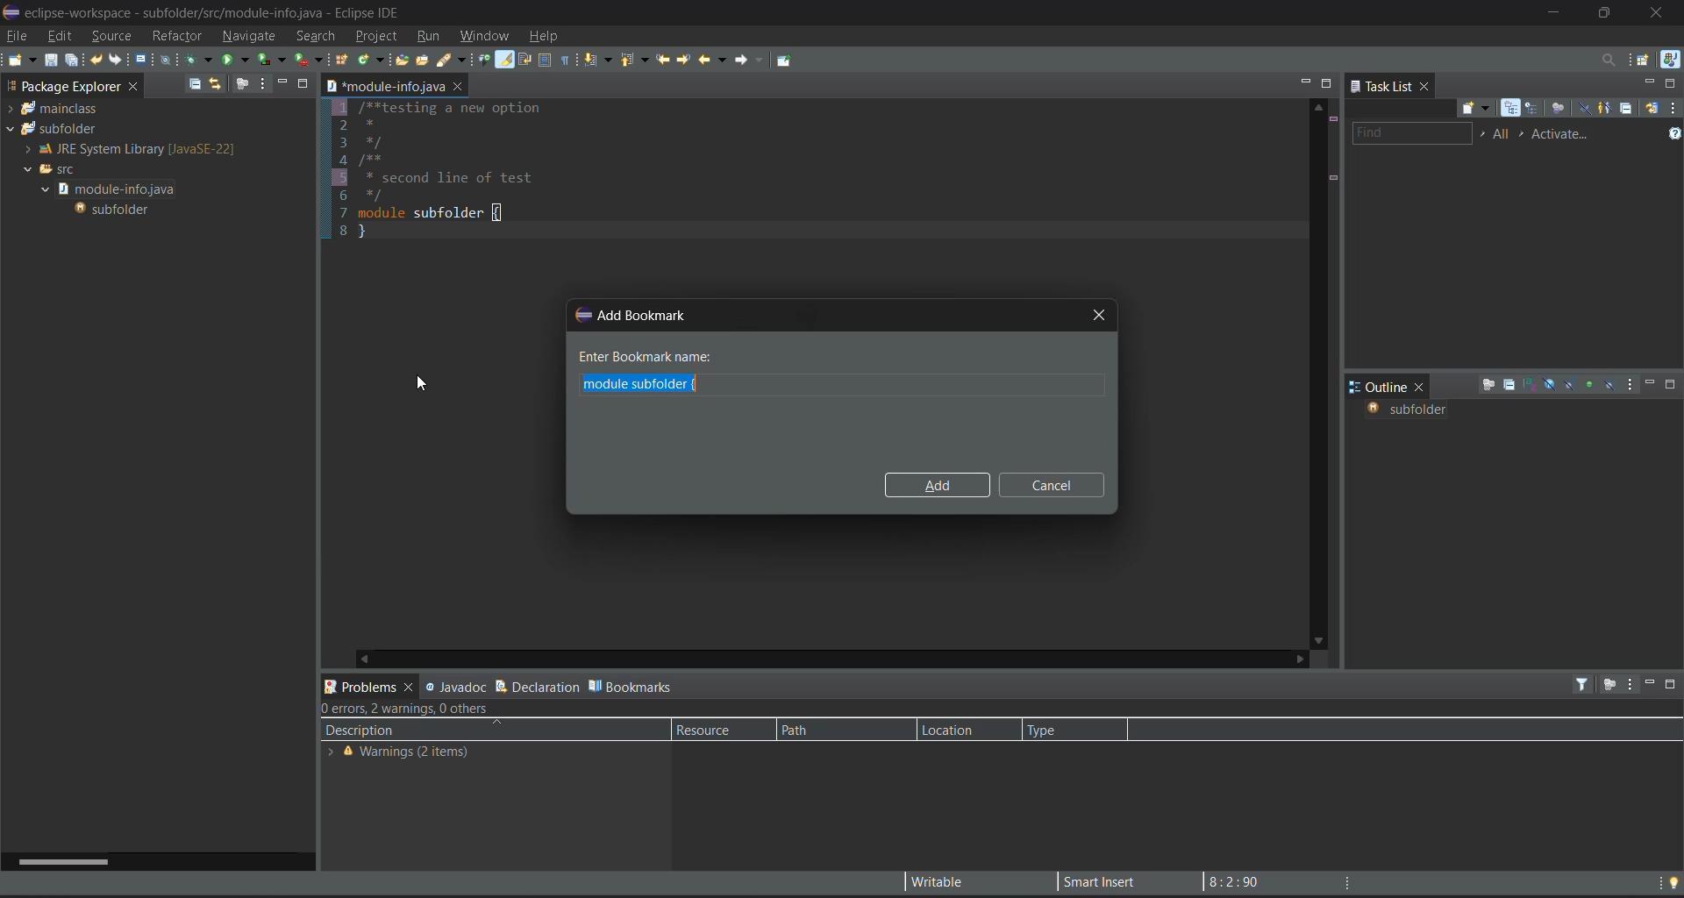 The image size is (1684, 898). I want to click on maximize, so click(1672, 385).